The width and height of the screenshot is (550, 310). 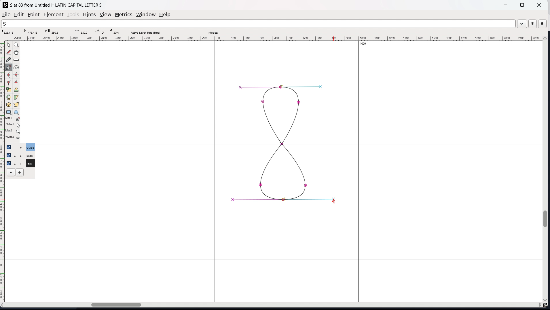 I want to click on cursor coordinate, so click(x=10, y=32).